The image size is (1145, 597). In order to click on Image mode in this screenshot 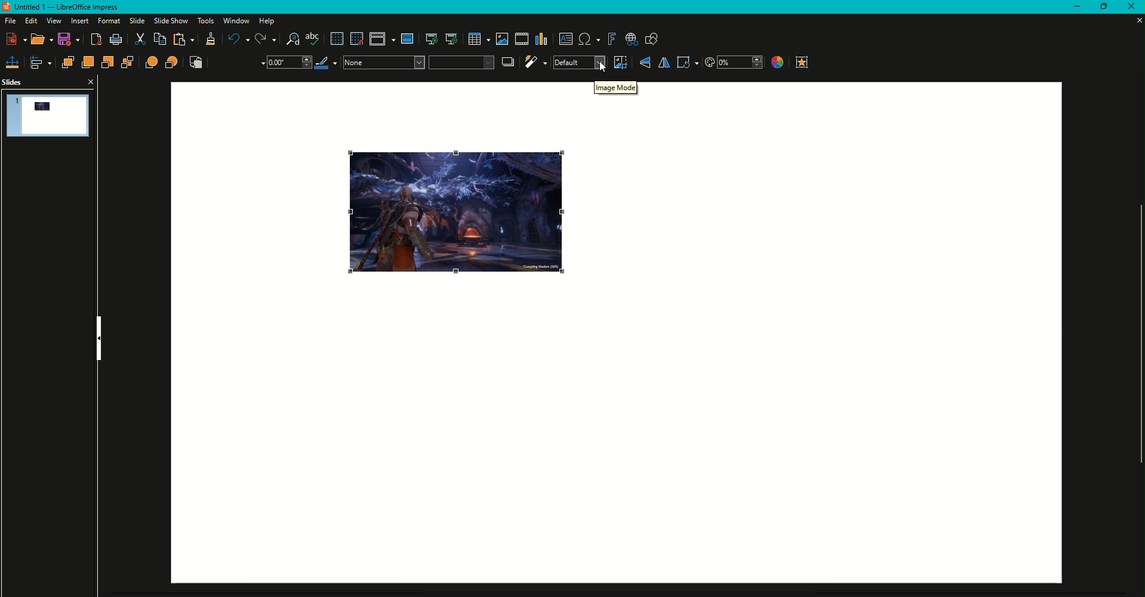, I will do `click(617, 91)`.